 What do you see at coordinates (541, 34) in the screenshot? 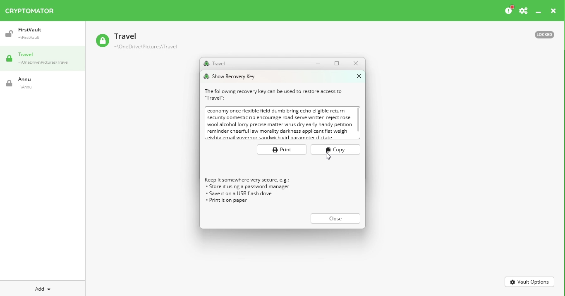
I see `Locked` at bounding box center [541, 34].